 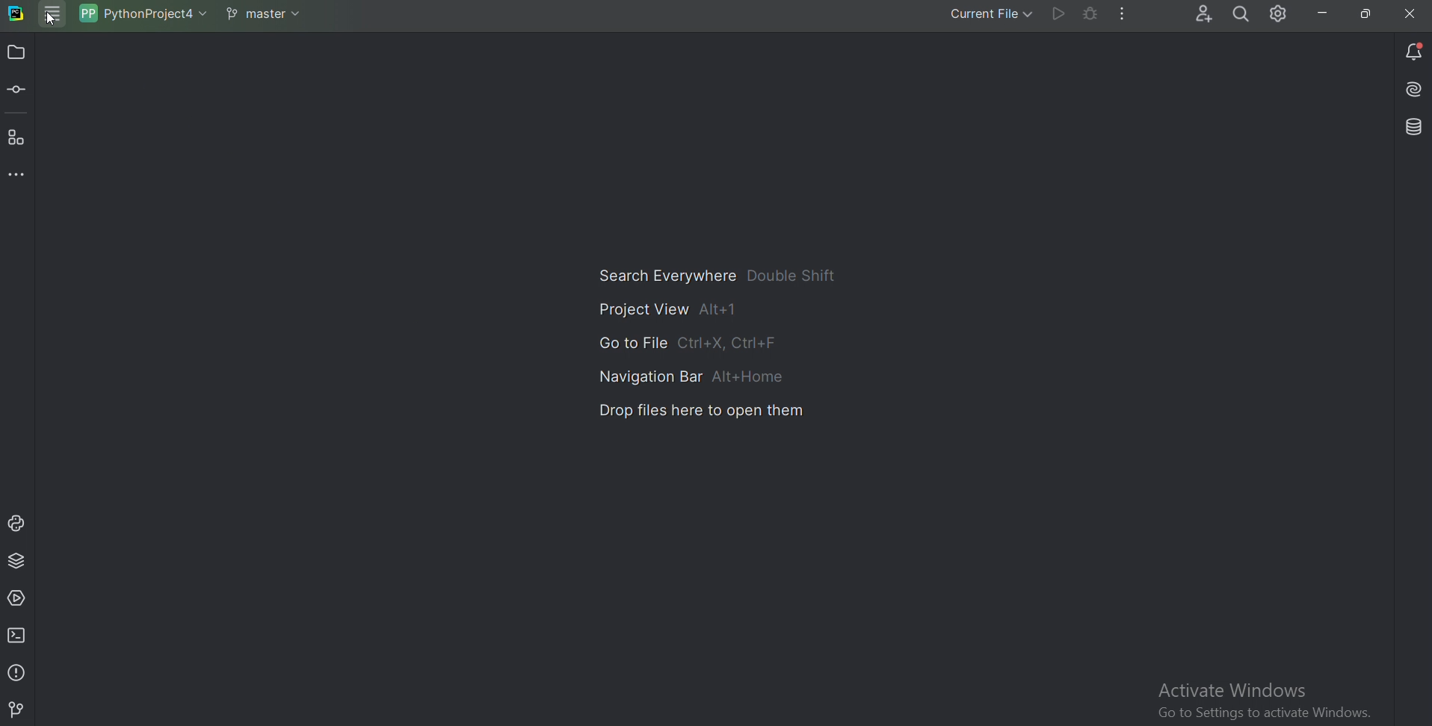 I want to click on Restore down, so click(x=1367, y=11).